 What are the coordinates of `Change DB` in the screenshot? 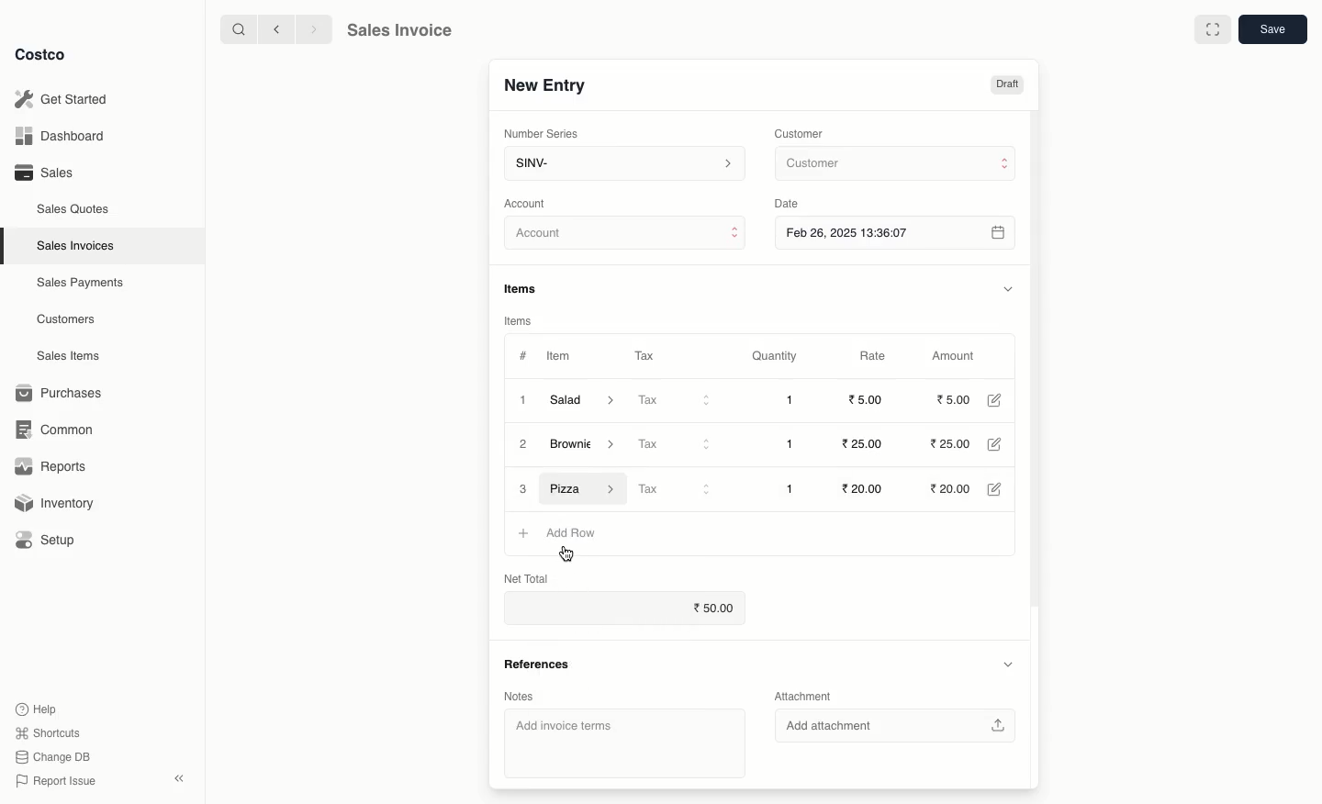 It's located at (50, 755).